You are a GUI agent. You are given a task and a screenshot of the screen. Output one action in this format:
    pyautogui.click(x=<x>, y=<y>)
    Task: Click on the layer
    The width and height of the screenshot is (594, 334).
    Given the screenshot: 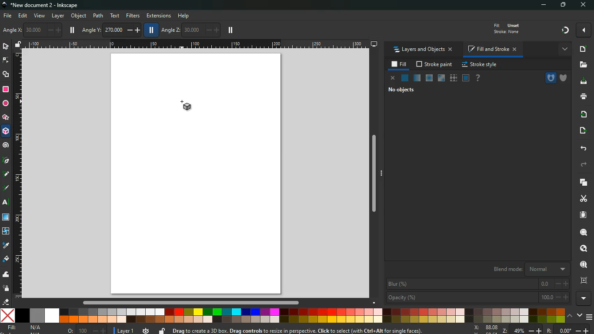 What is the action you would take?
    pyautogui.click(x=58, y=16)
    